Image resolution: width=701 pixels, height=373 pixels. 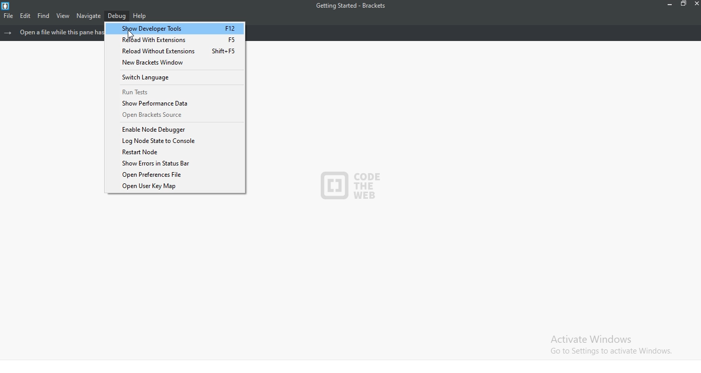 What do you see at coordinates (174, 103) in the screenshot?
I see `Show Performance Data` at bounding box center [174, 103].